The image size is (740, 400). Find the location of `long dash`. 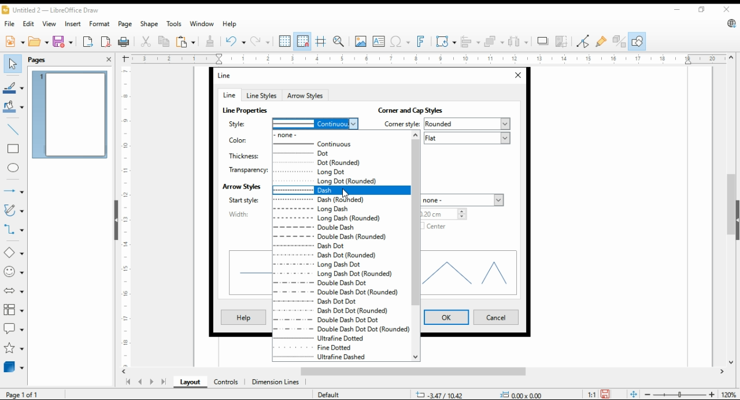

long dash is located at coordinates (340, 210).